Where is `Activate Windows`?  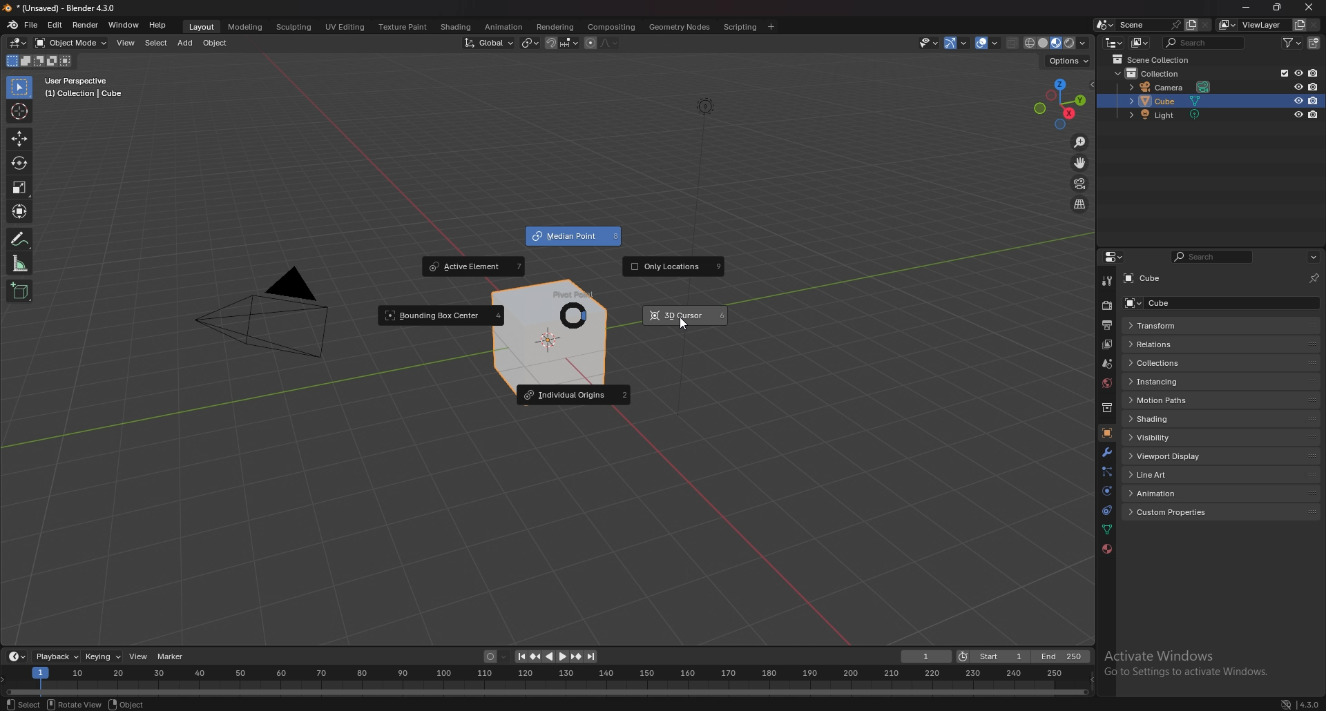
Activate Windows is located at coordinates (1199, 661).